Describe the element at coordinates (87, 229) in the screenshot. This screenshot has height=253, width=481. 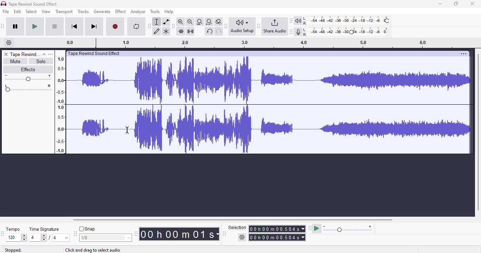
I see `snap` at that location.